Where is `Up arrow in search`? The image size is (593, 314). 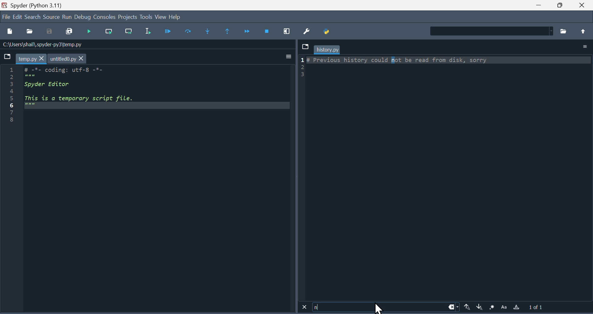 Up arrow in search is located at coordinates (467, 308).